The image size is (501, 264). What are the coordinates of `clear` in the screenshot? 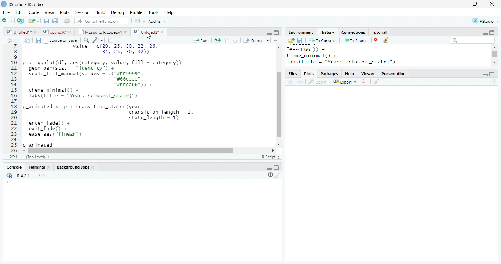 It's located at (277, 175).